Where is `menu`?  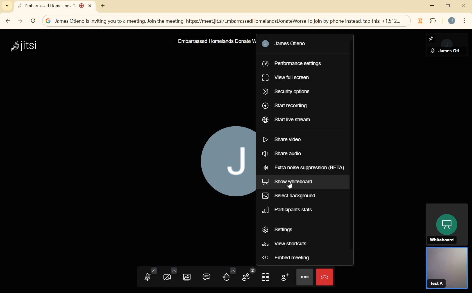 menu is located at coordinates (464, 20).